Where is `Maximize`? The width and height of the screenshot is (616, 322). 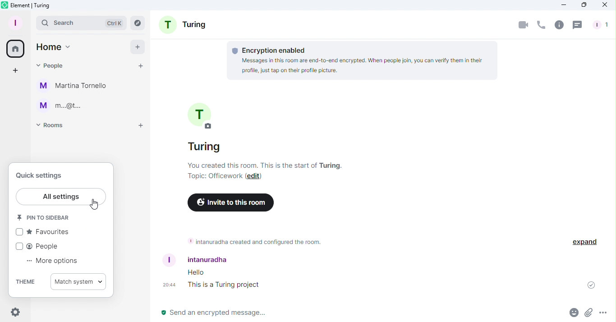 Maximize is located at coordinates (583, 5).